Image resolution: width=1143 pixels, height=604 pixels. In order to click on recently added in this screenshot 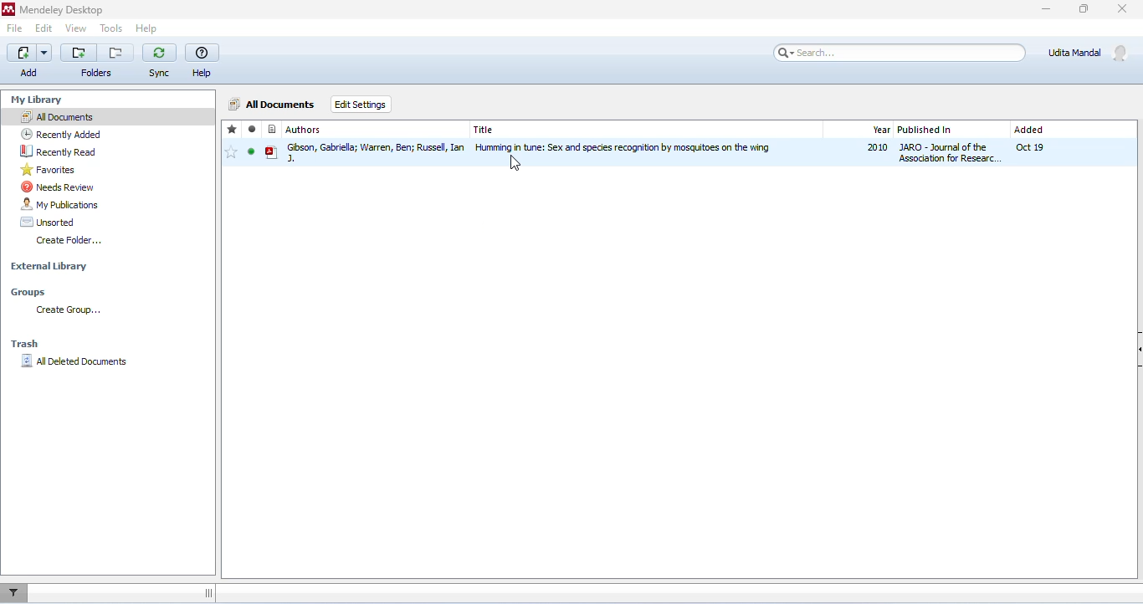, I will do `click(61, 134)`.